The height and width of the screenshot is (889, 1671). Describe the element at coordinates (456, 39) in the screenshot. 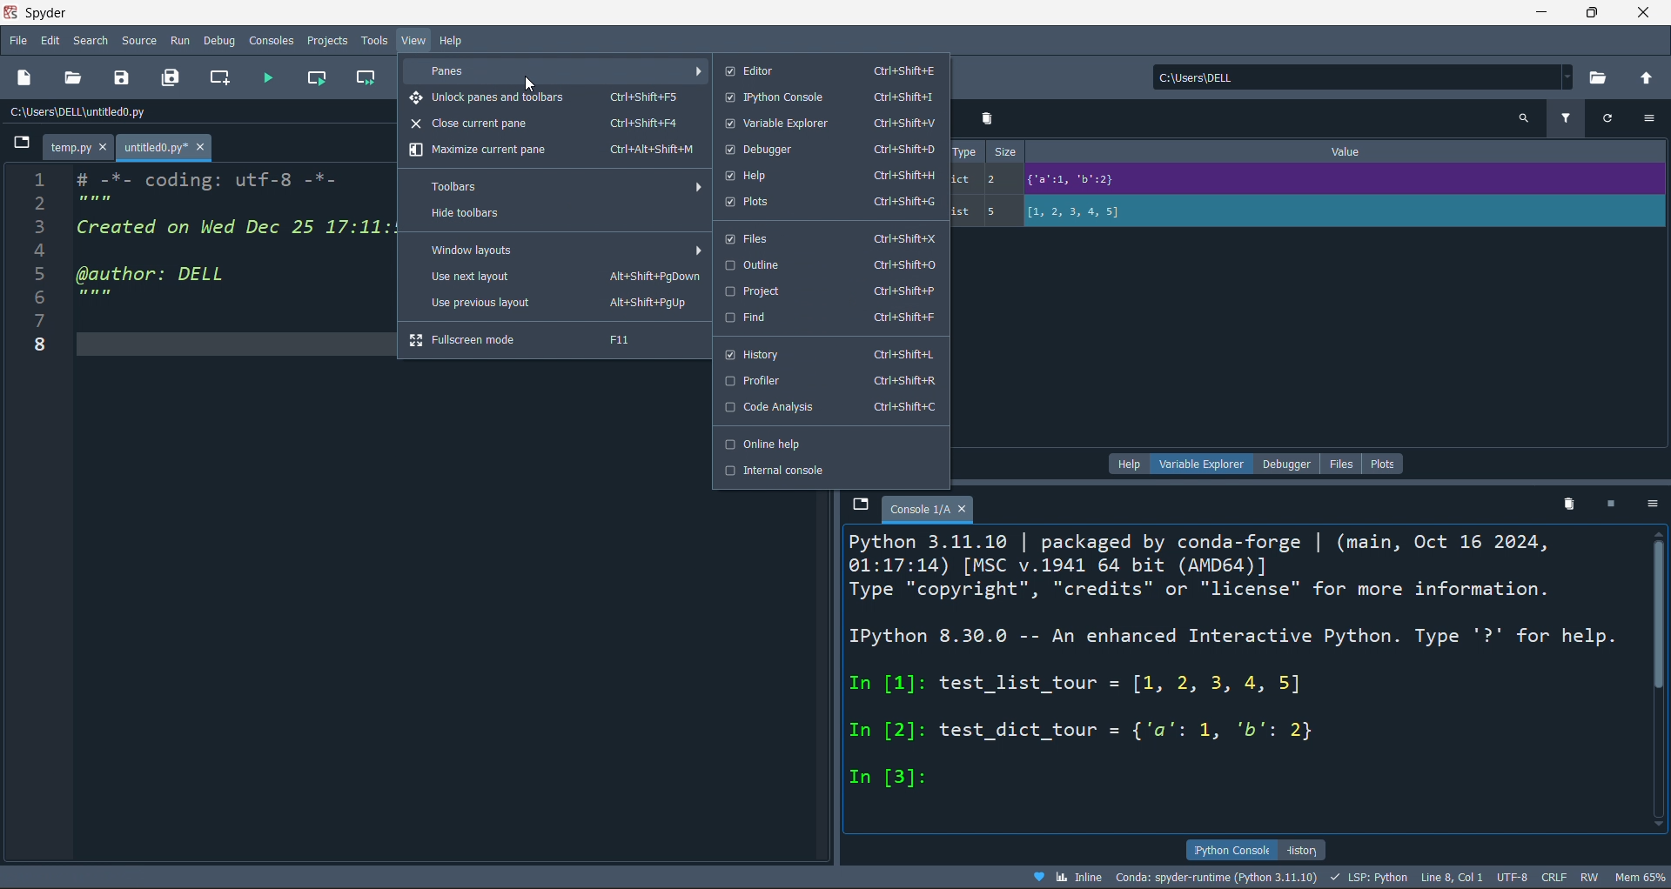

I see `help` at that location.